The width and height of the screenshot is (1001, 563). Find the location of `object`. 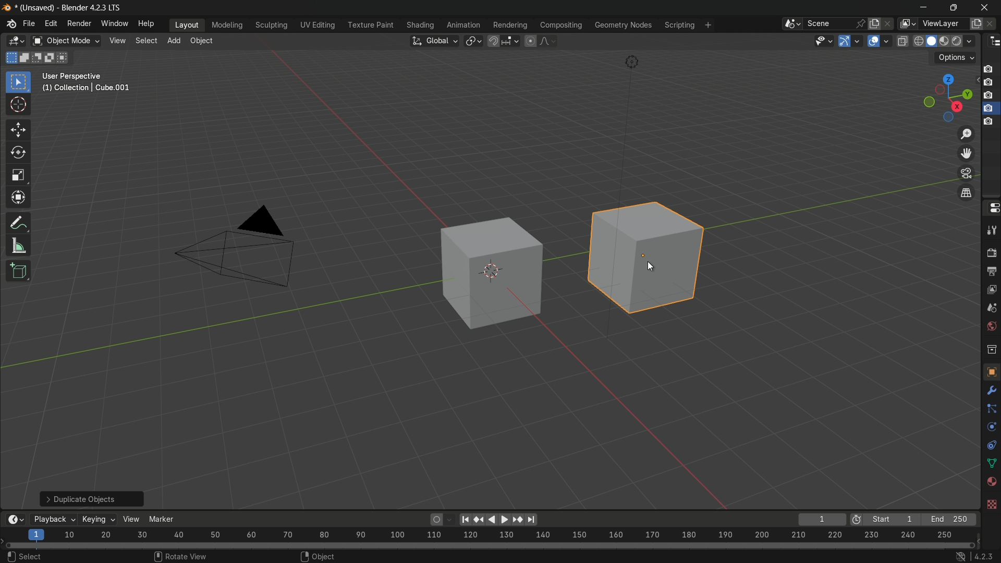

object is located at coordinates (990, 371).